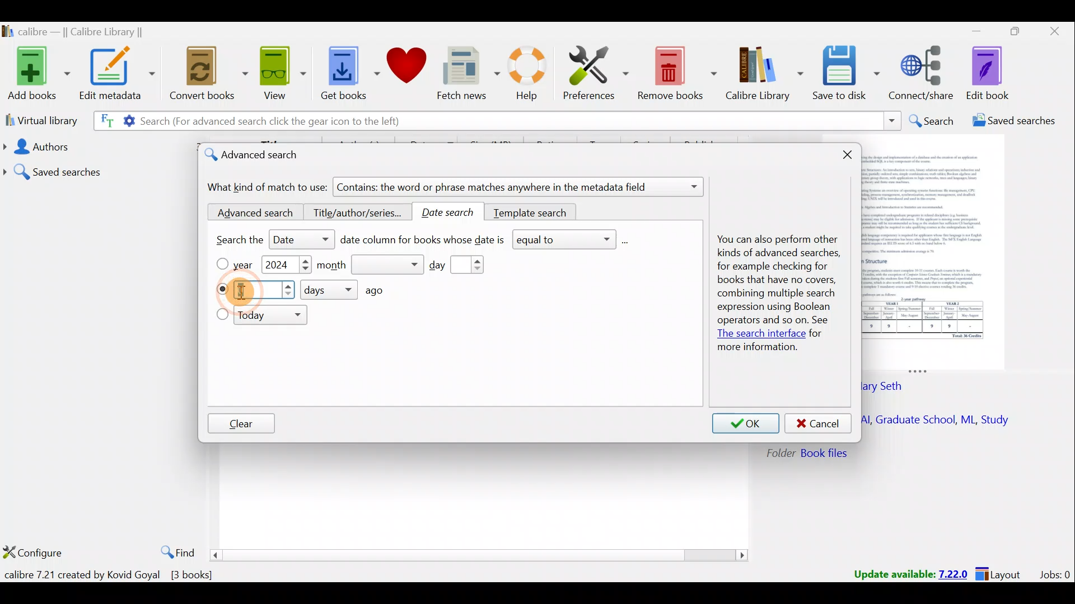 The image size is (1075, 604). Describe the element at coordinates (268, 187) in the screenshot. I see `What kind of match to use:` at that location.